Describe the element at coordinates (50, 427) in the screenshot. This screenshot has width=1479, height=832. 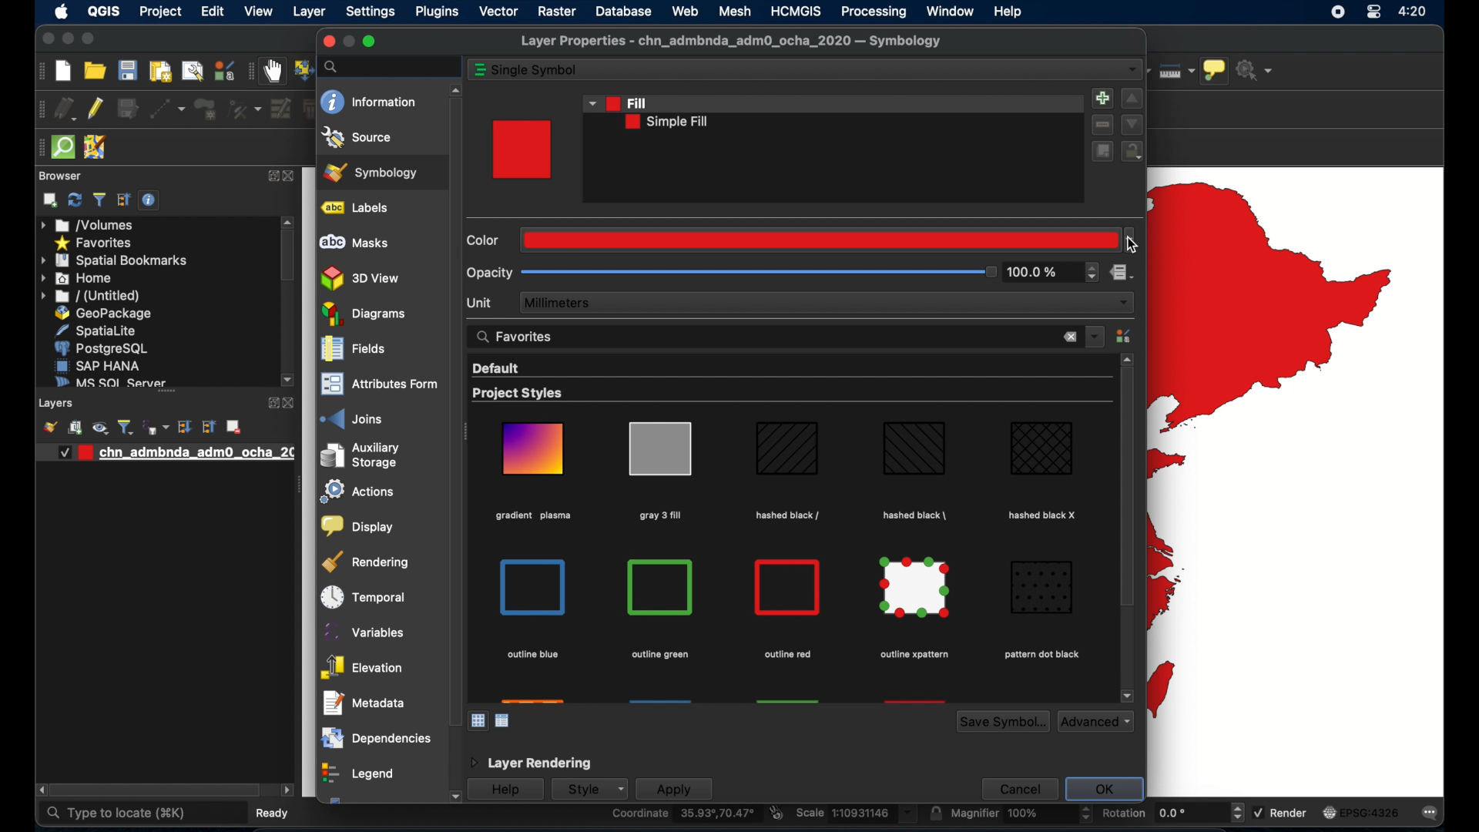
I see `open layer styling panel` at that location.